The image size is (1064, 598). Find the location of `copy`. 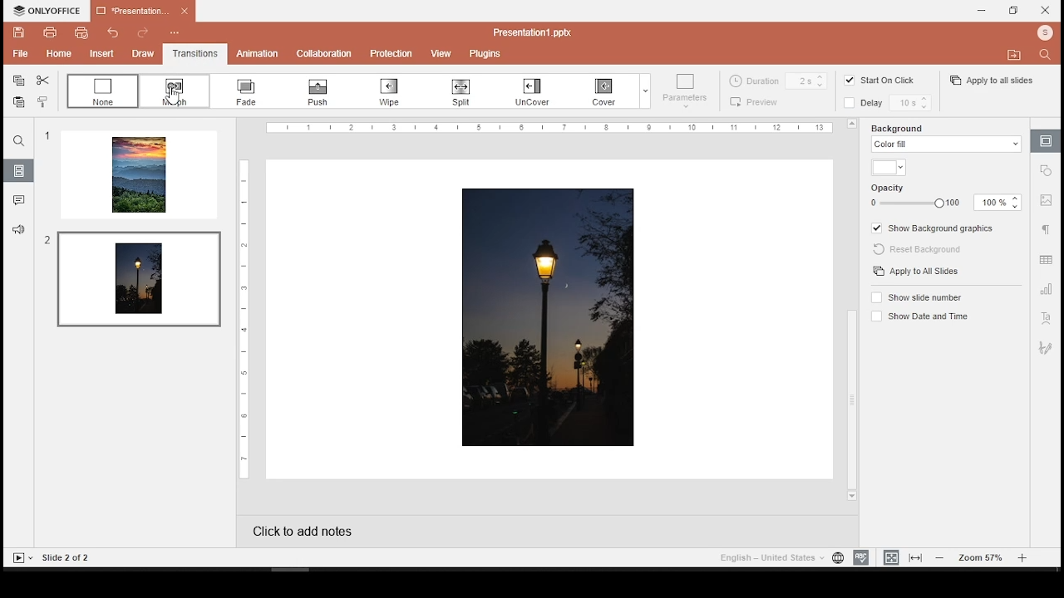

copy is located at coordinates (18, 81).